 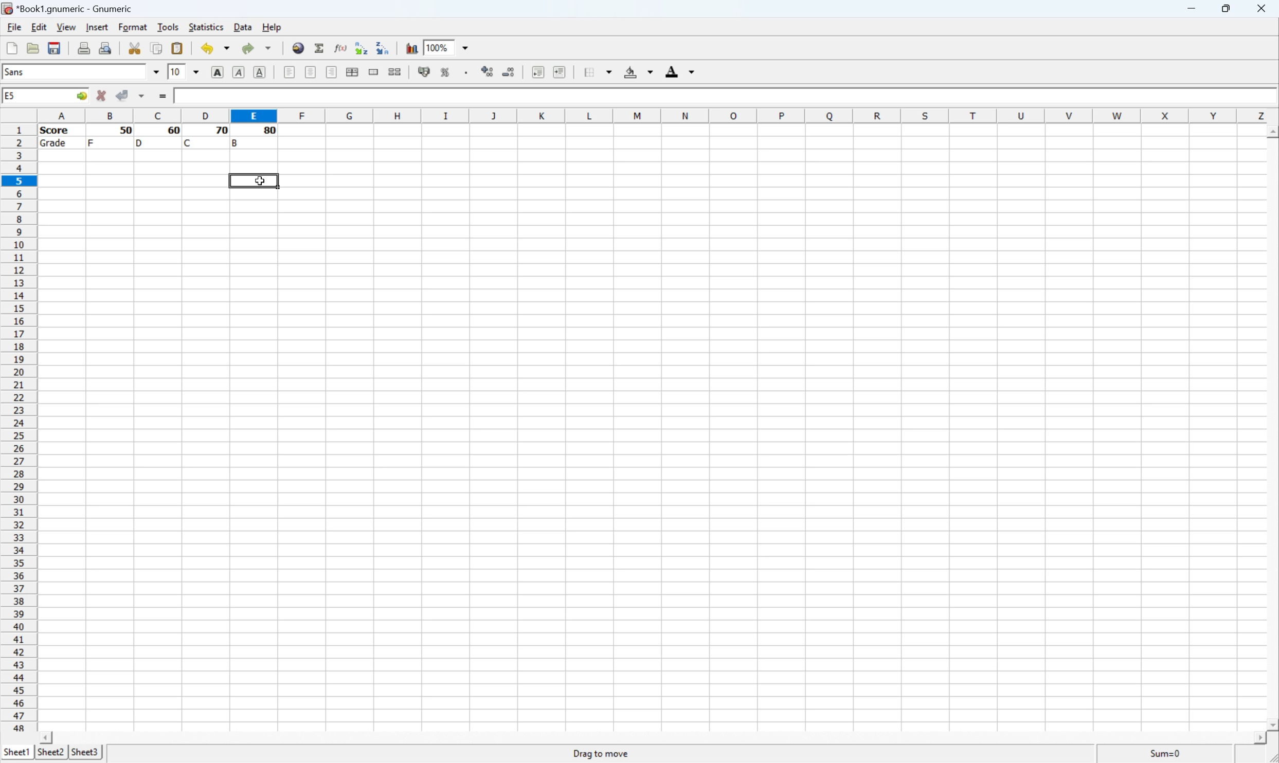 What do you see at coordinates (58, 131) in the screenshot?
I see `Score` at bounding box center [58, 131].